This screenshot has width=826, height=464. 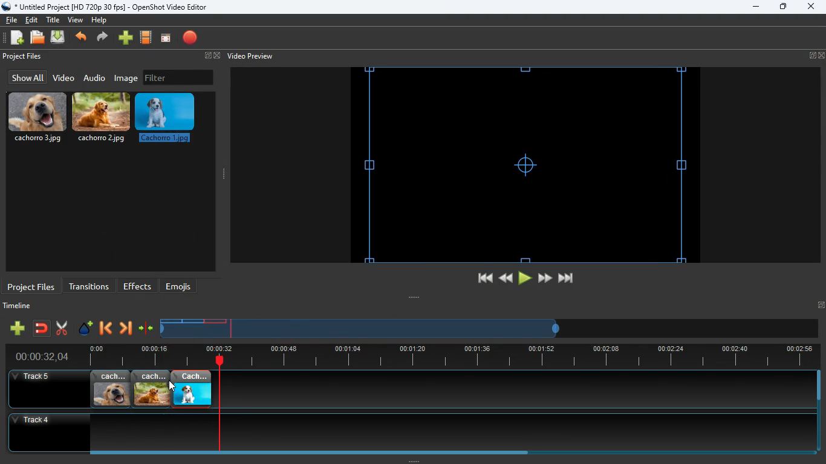 What do you see at coordinates (195, 321) in the screenshot?
I see `image 2 timeline` at bounding box center [195, 321].